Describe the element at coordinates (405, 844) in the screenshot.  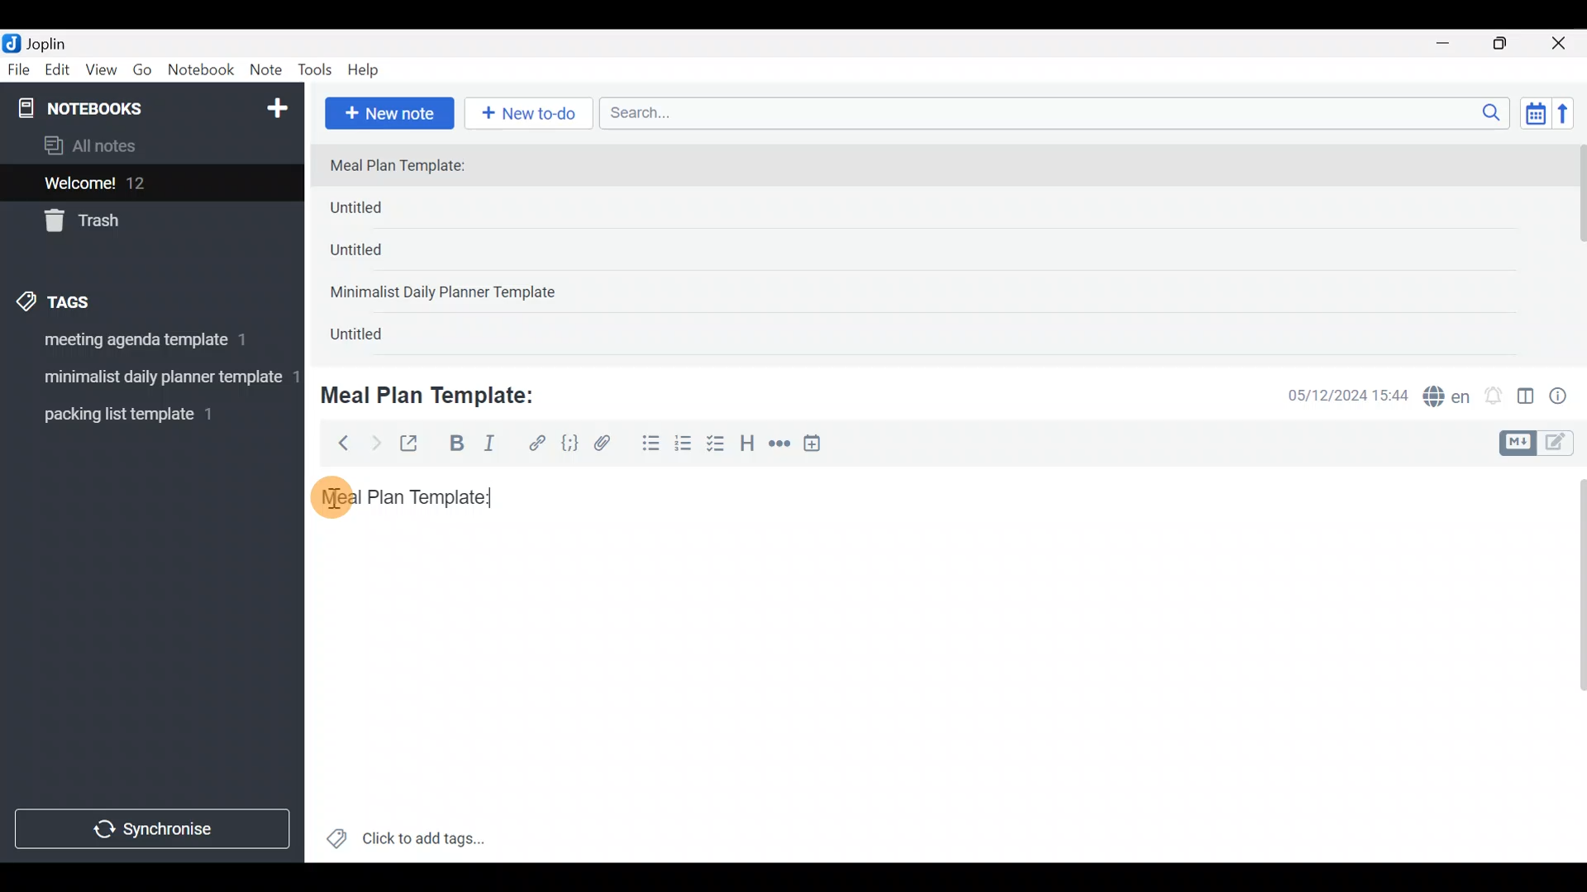
I see `Click to add tags` at that location.